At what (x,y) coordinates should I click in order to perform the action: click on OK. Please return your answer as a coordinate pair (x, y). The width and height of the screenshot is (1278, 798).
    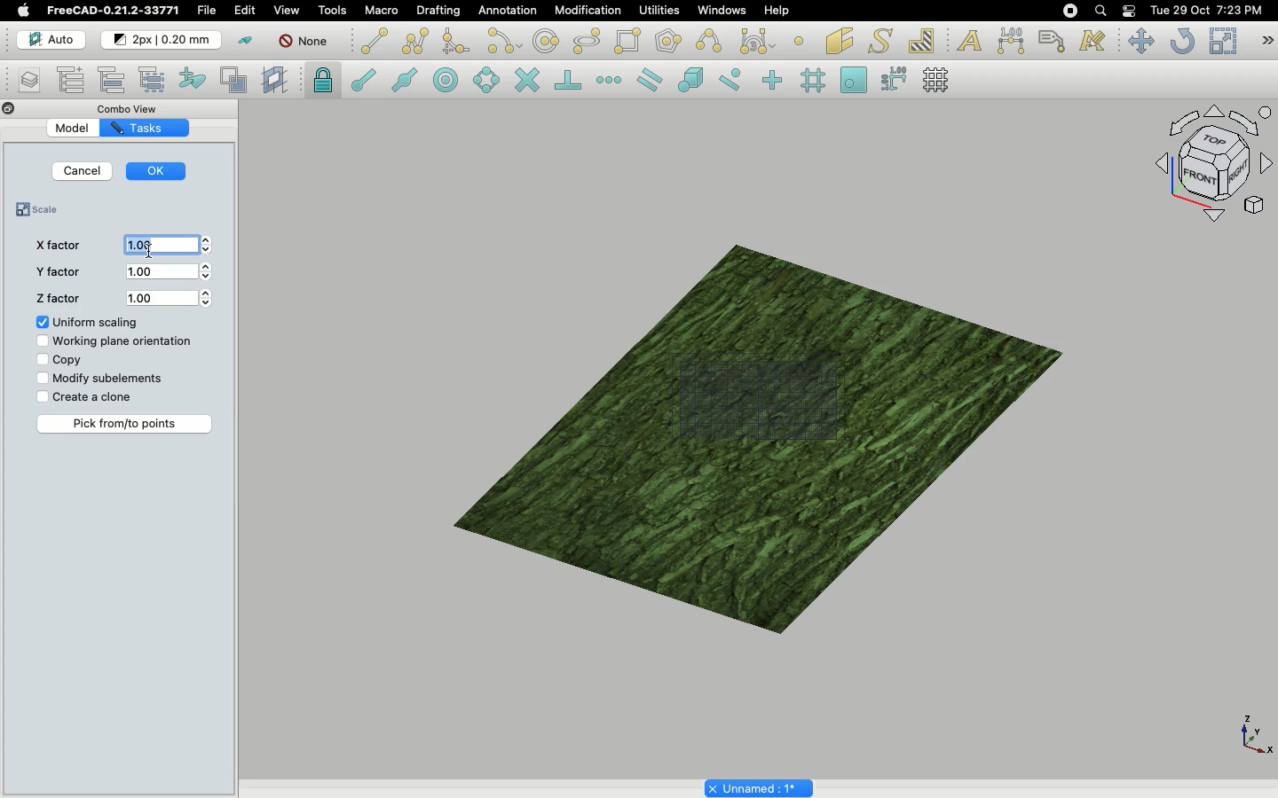
    Looking at the image, I should click on (159, 168).